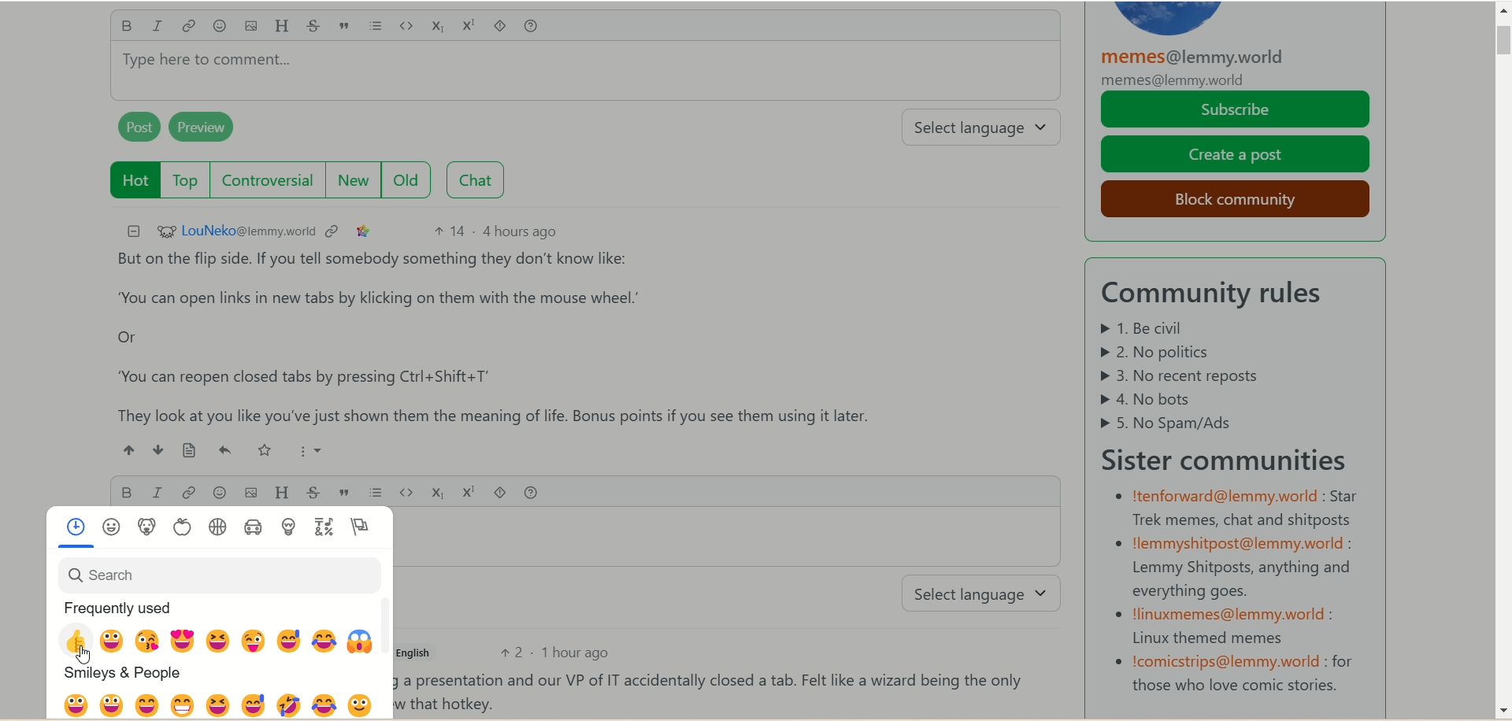  I want to click on quote, so click(348, 27).